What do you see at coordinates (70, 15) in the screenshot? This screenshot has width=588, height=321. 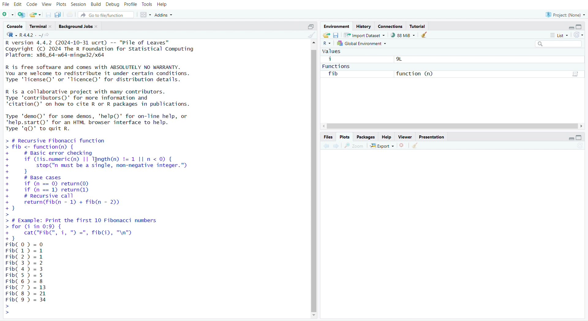 I see `print the current file` at bounding box center [70, 15].